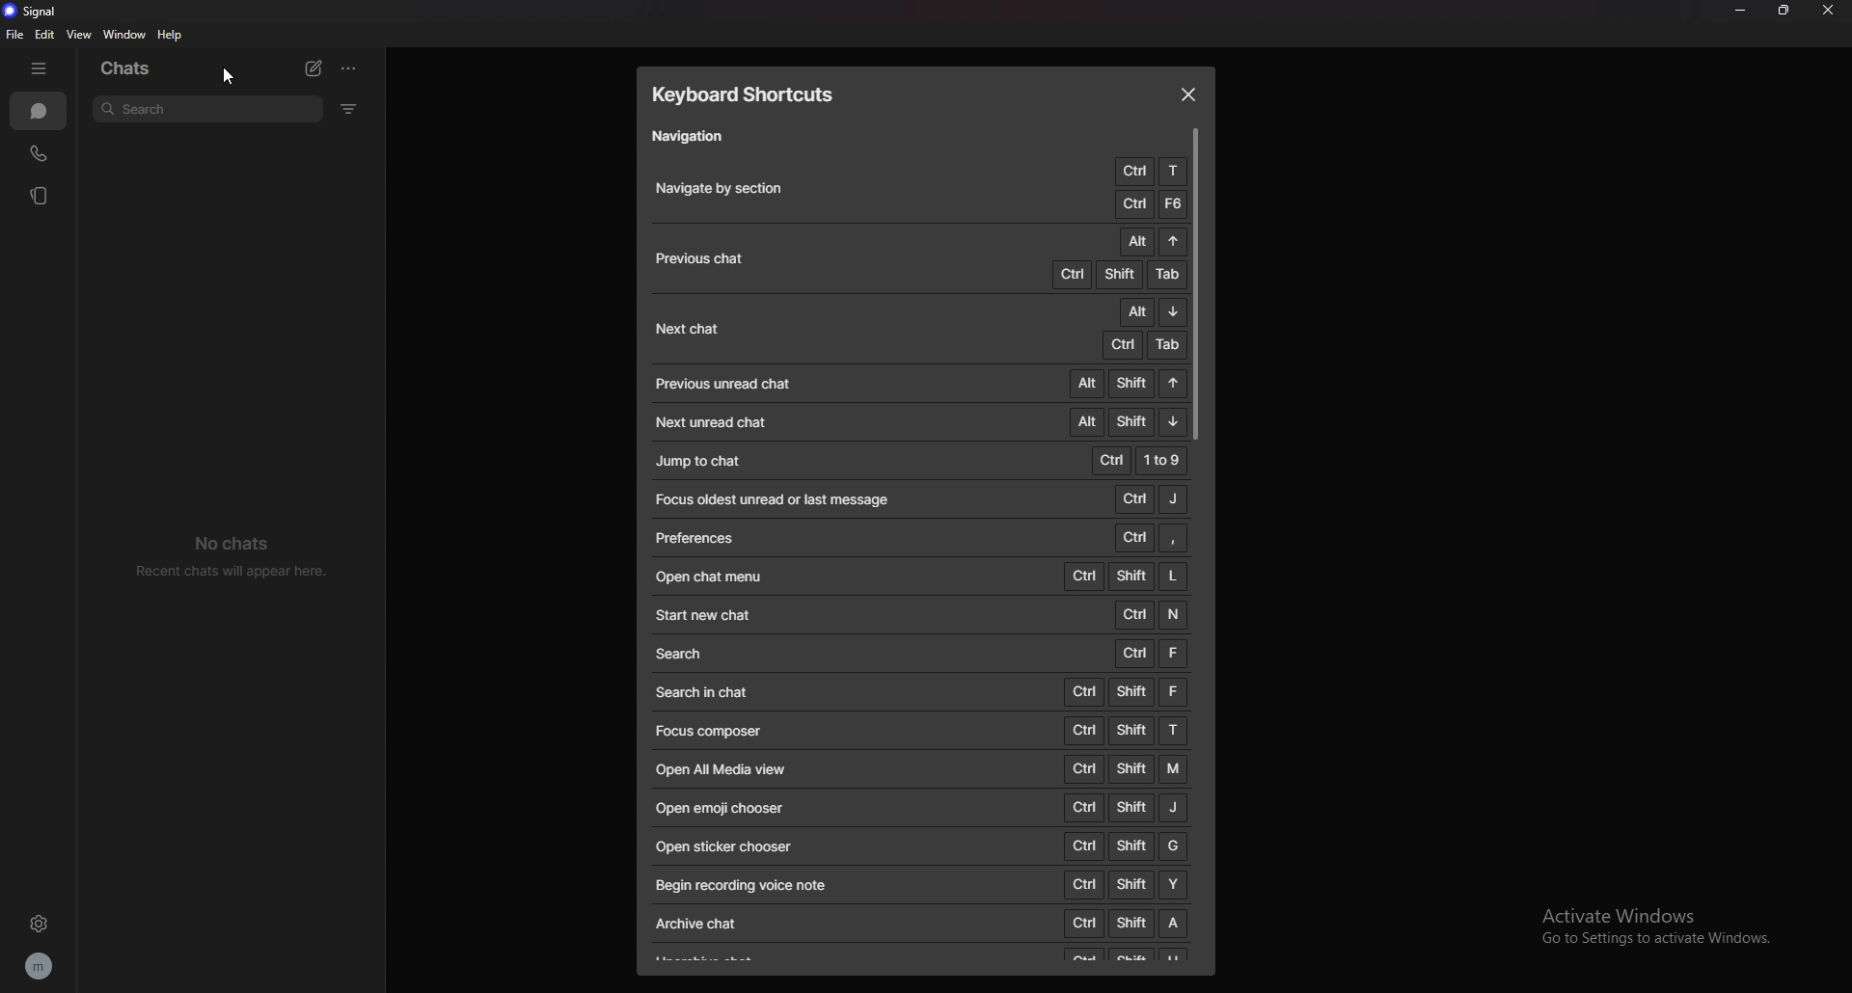 The image size is (1852, 993). Describe the element at coordinates (1128, 807) in the screenshot. I see `CTRL + SHIFT + J` at that location.